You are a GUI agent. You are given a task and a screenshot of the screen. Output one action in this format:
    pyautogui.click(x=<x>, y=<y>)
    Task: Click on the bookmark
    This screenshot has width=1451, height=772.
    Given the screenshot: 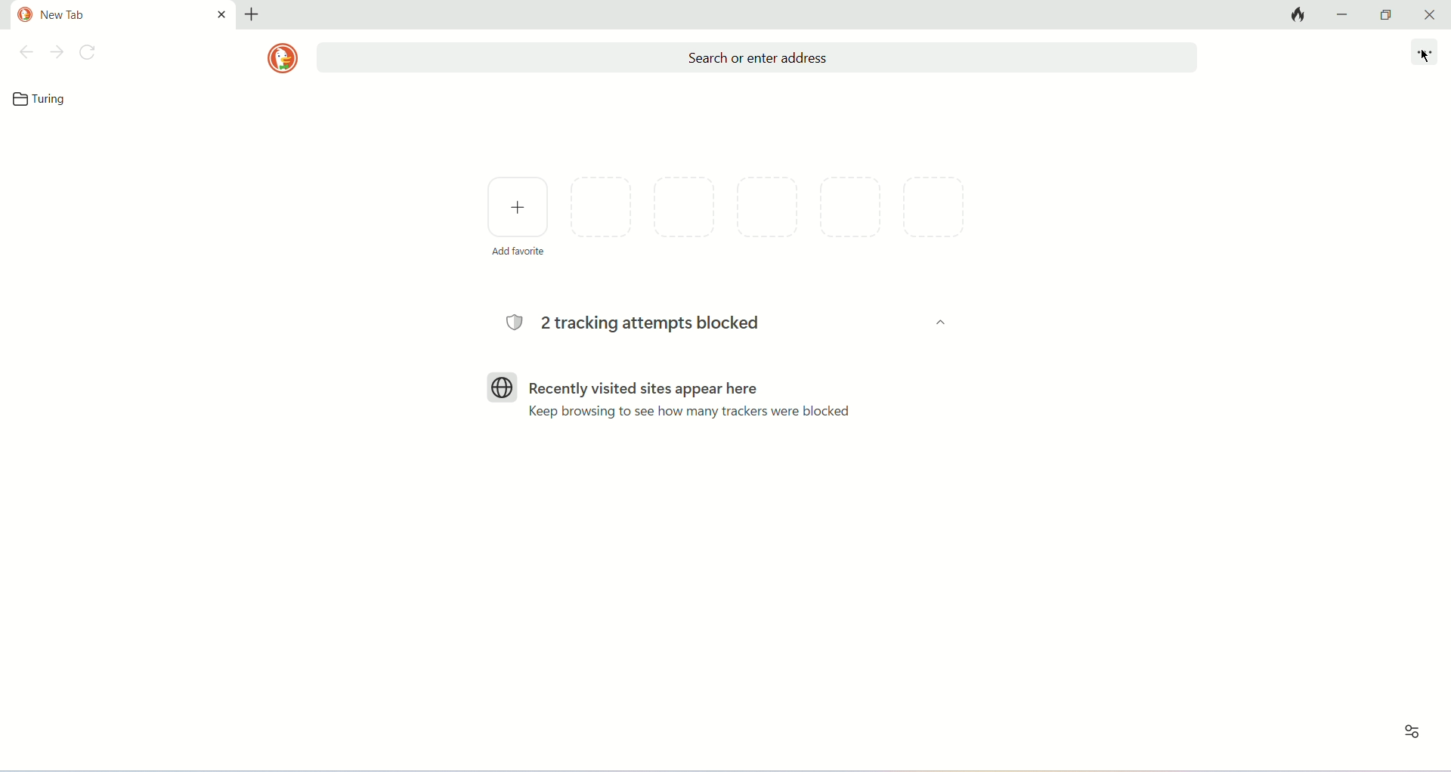 What is the action you would take?
    pyautogui.click(x=44, y=99)
    